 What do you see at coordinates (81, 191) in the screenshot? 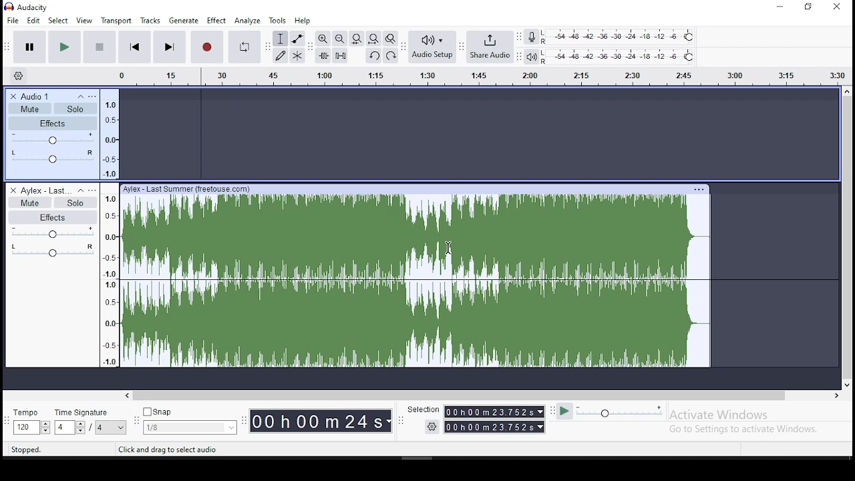
I see `collapse` at bounding box center [81, 191].